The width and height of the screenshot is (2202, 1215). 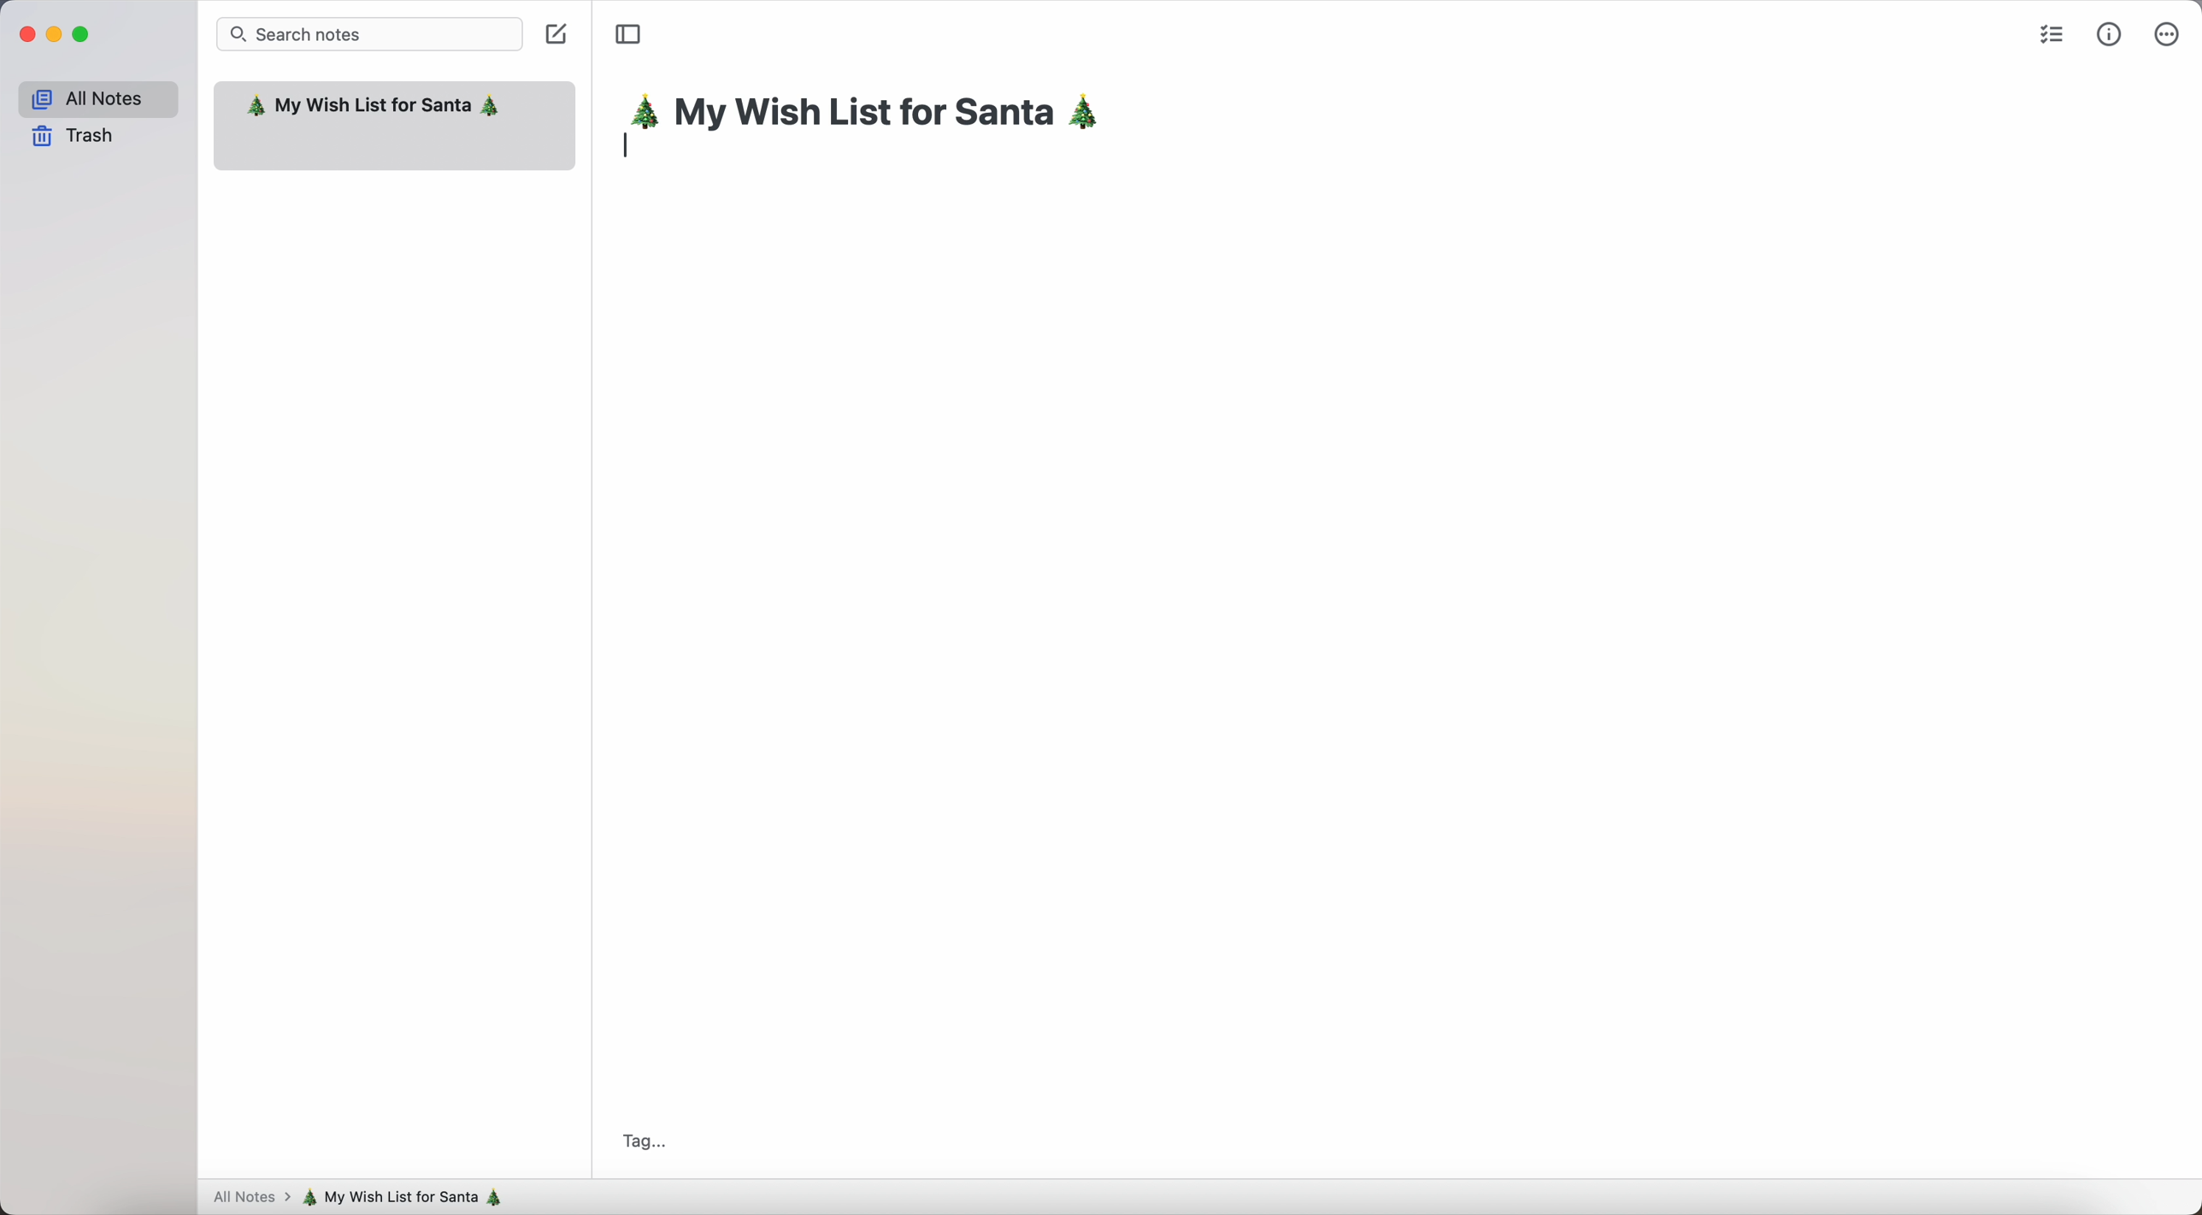 What do you see at coordinates (410, 1197) in the screenshot?
I see `my wish list for Santa` at bounding box center [410, 1197].